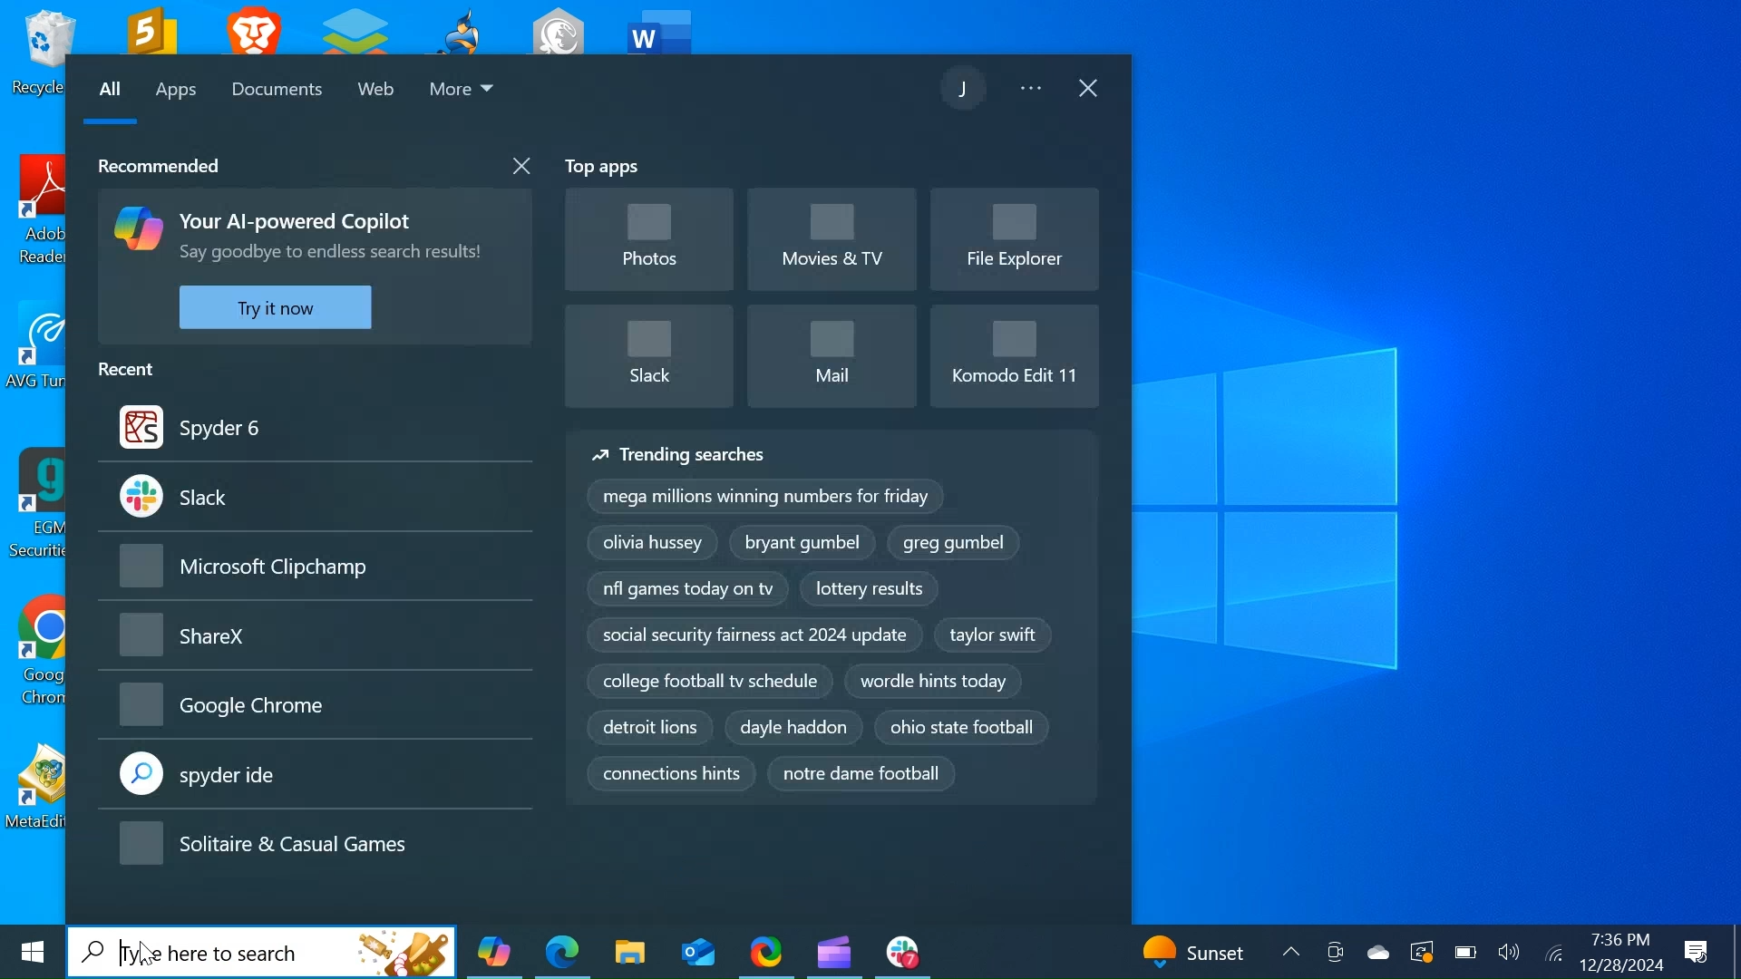 Image resolution: width=1741 pixels, height=979 pixels. Describe the element at coordinates (902, 952) in the screenshot. I see `Slack` at that location.